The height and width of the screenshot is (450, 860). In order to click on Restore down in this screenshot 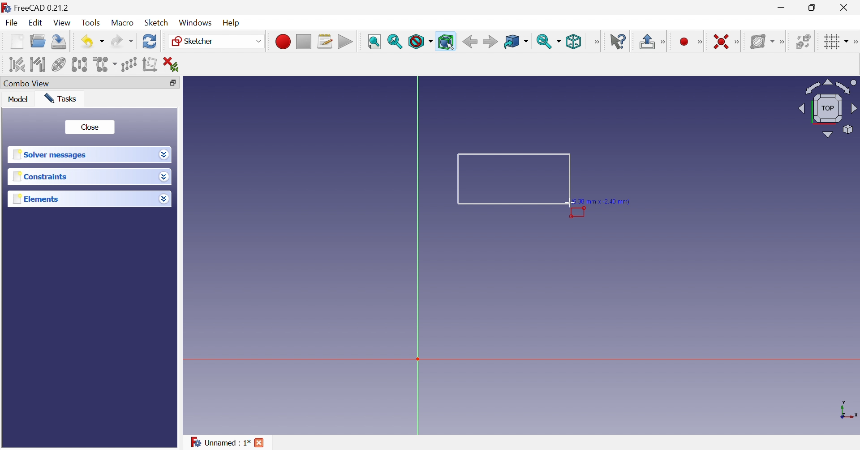, I will do `click(814, 7)`.